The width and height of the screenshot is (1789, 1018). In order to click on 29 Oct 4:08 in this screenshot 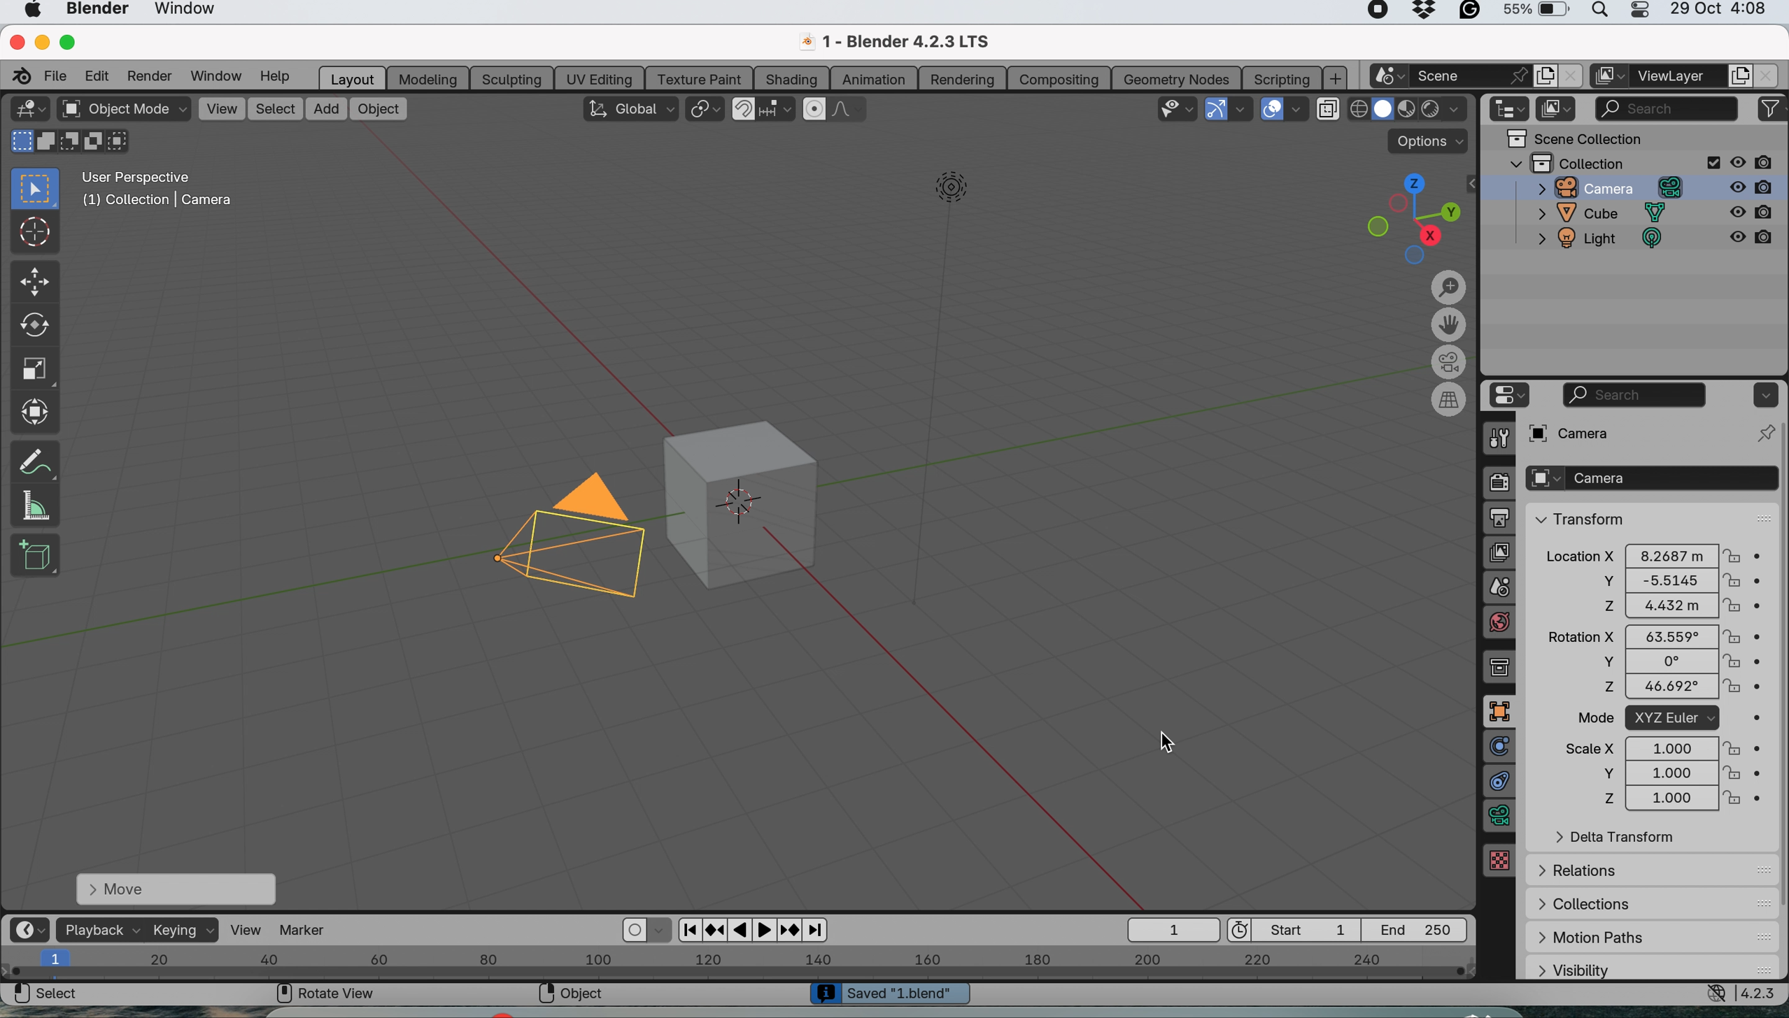, I will do `click(1719, 10)`.